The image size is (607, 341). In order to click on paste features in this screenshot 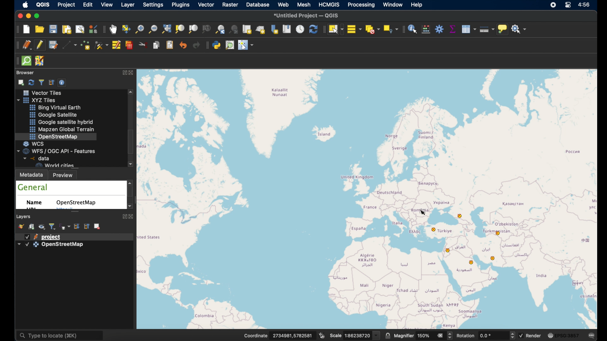, I will do `click(170, 45)`.